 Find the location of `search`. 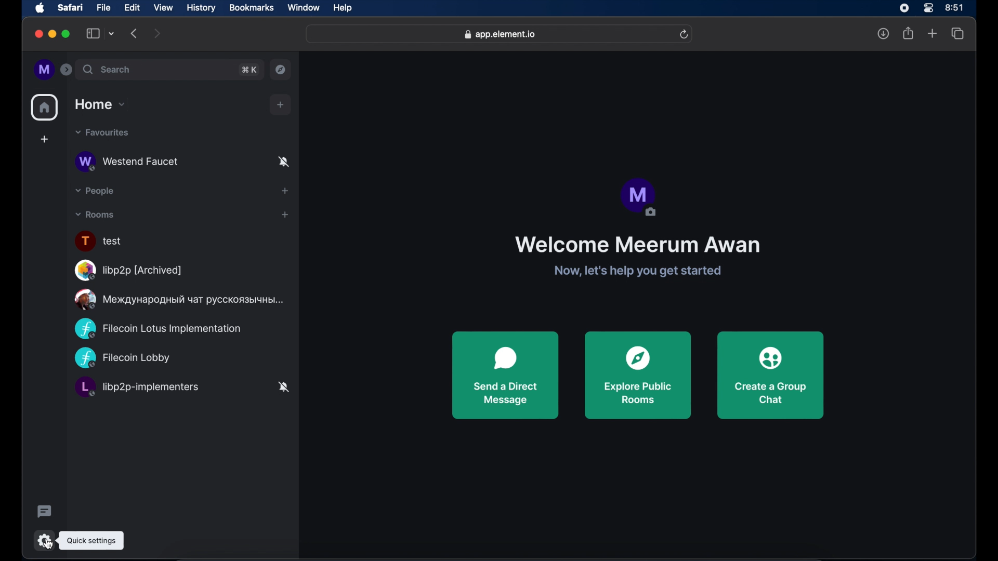

search is located at coordinates (107, 69).